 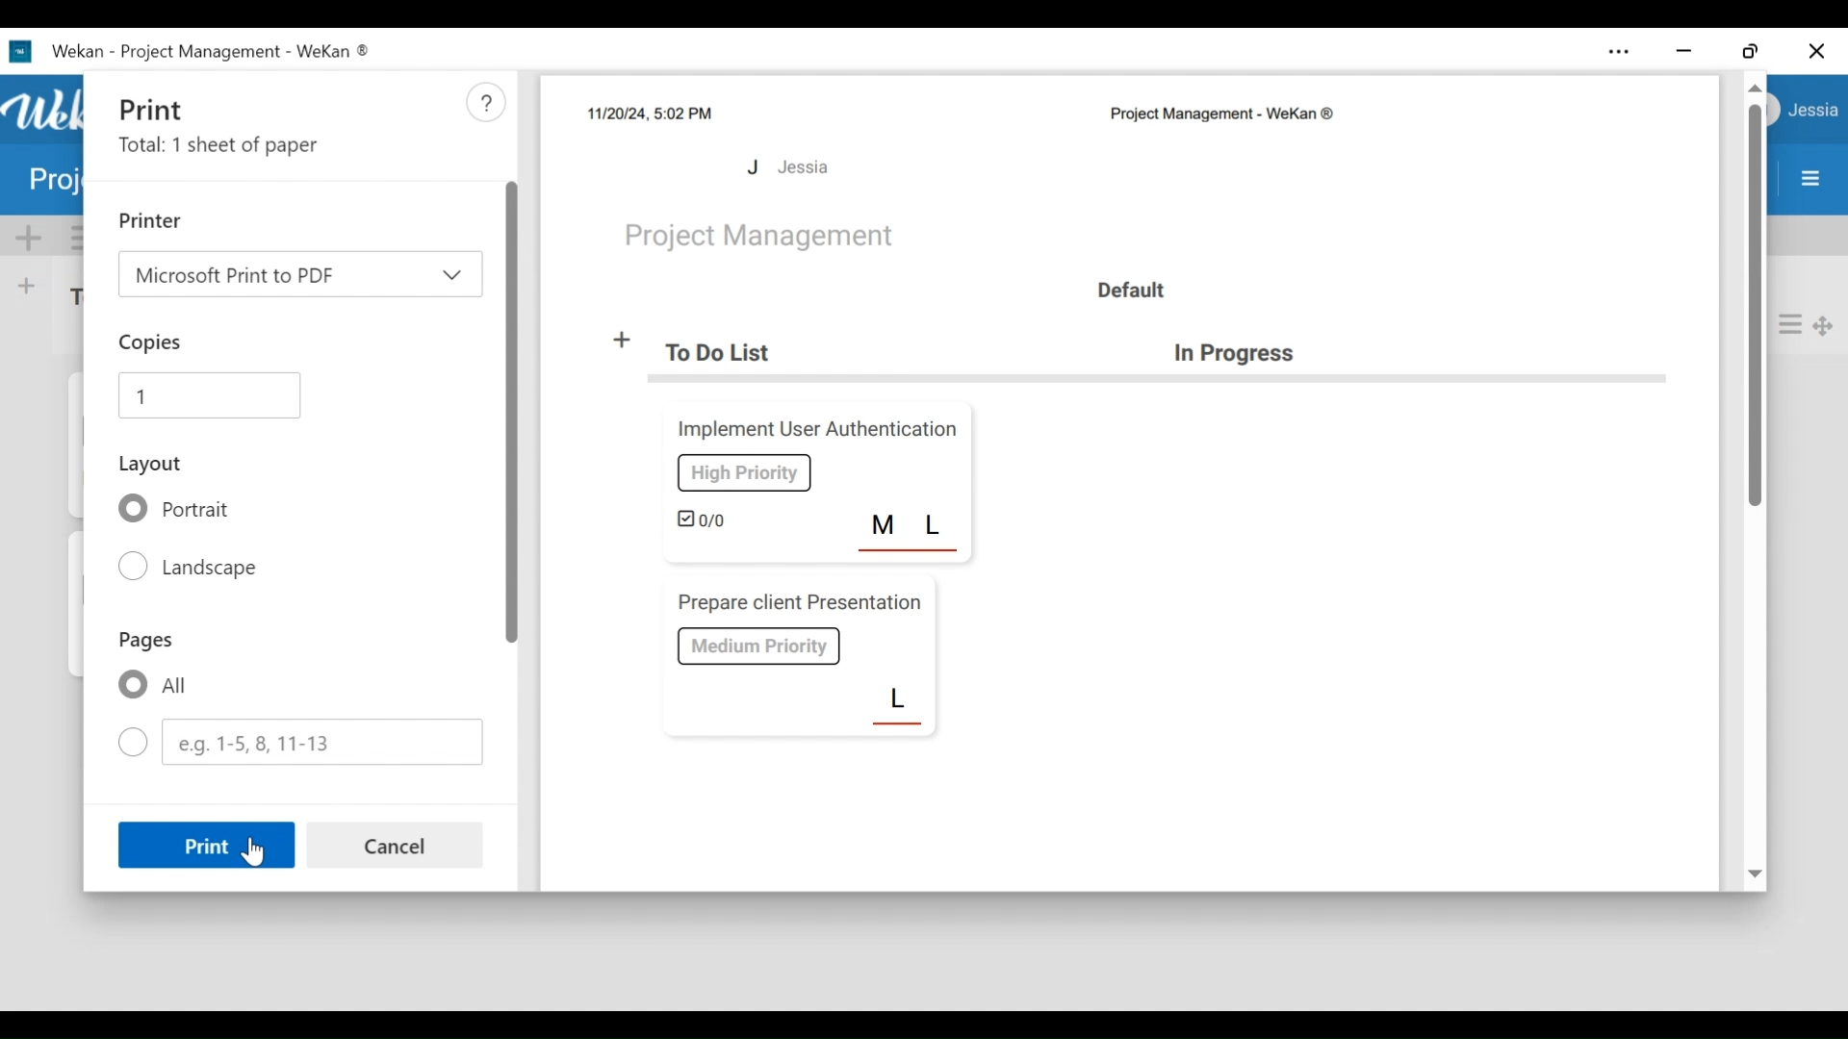 I want to click on member, so click(x=885, y=525).